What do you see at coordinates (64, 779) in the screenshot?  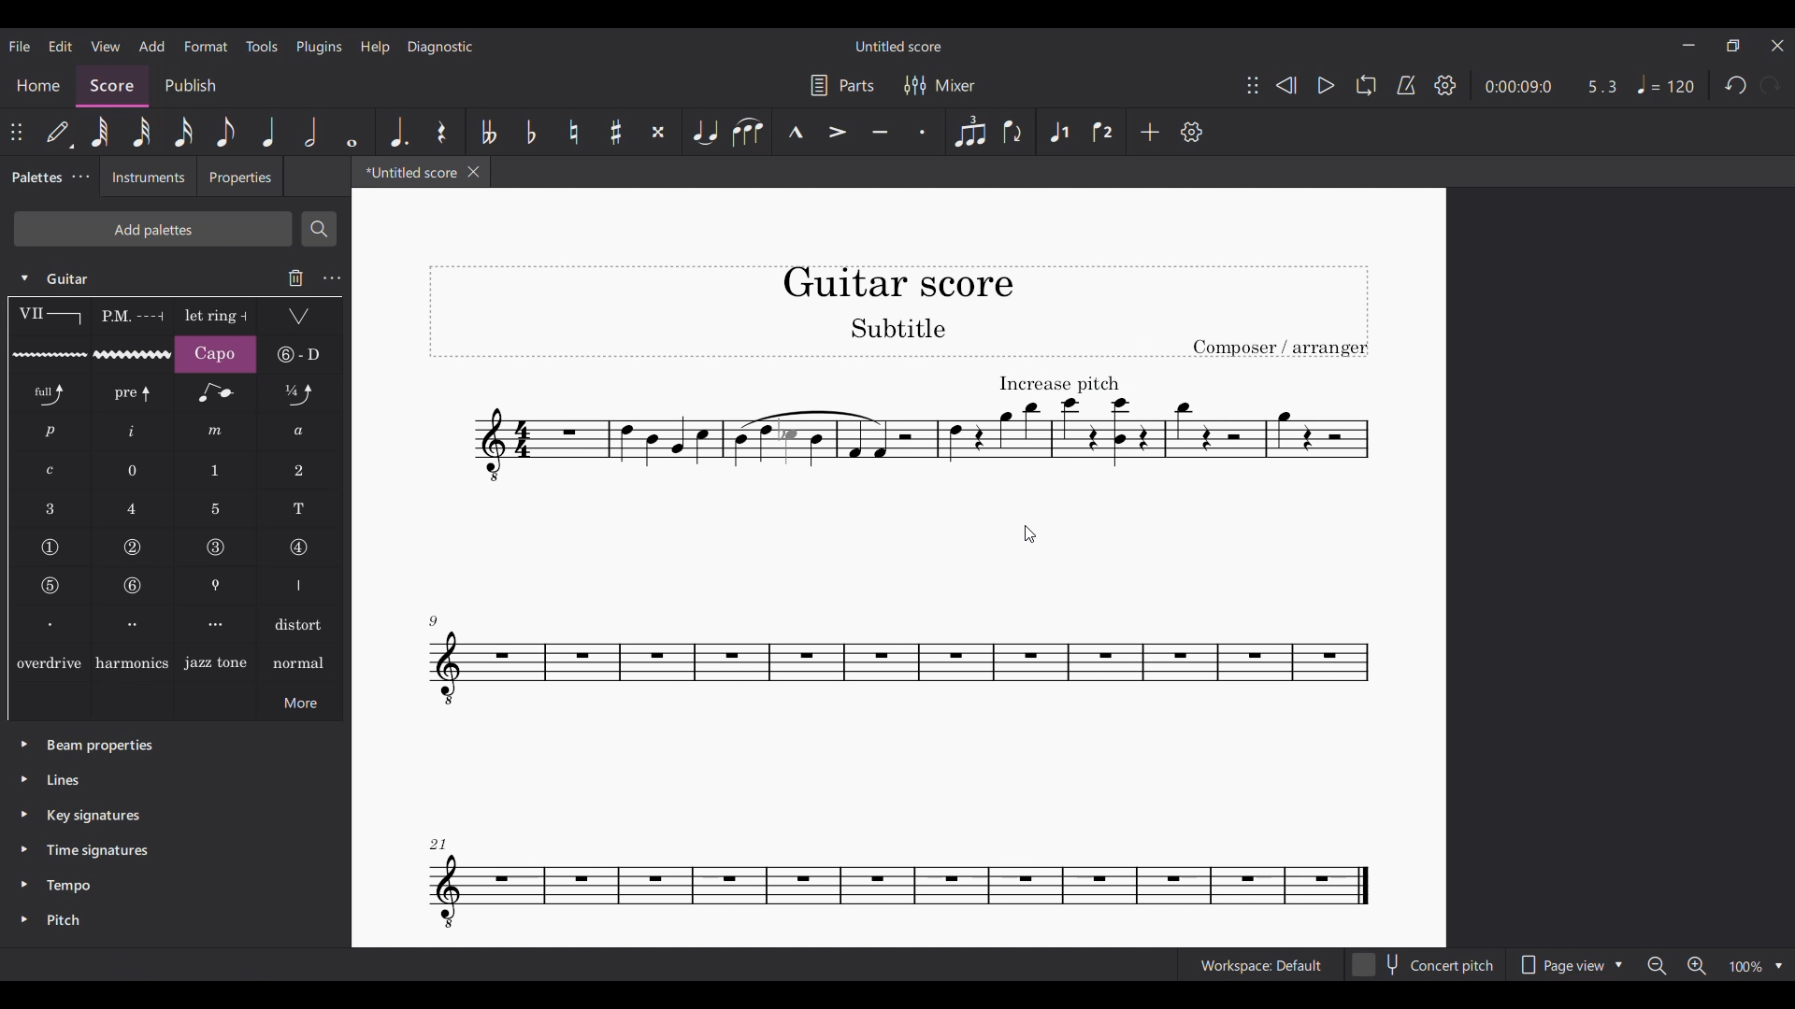 I see `Lines palette` at bounding box center [64, 779].